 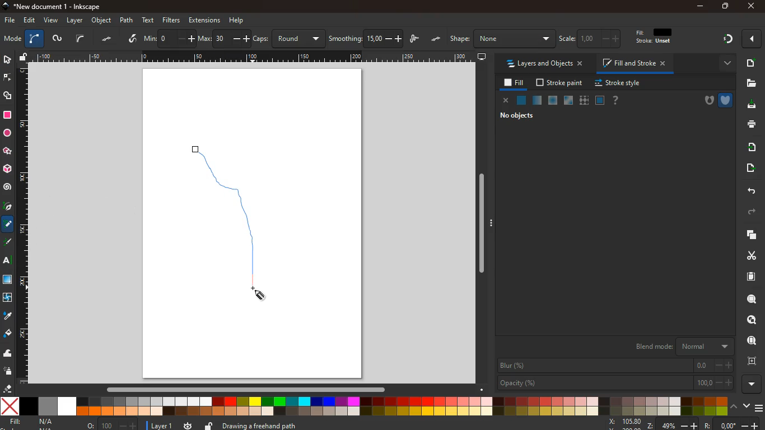 I want to click on download, so click(x=750, y=106).